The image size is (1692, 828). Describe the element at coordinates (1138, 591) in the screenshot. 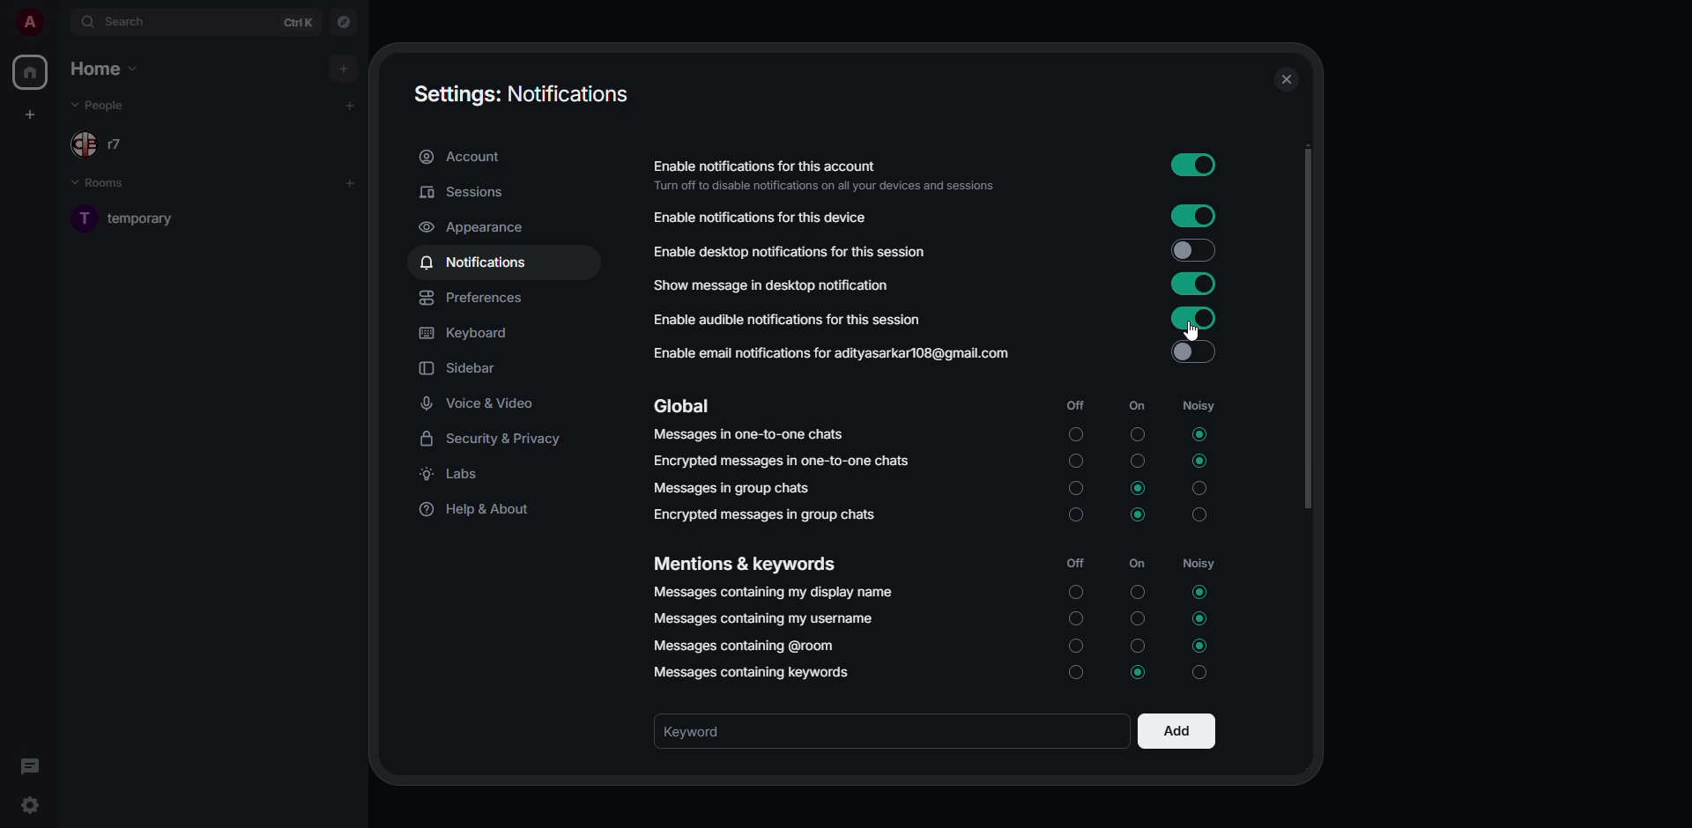

I see `On Unselected` at that location.